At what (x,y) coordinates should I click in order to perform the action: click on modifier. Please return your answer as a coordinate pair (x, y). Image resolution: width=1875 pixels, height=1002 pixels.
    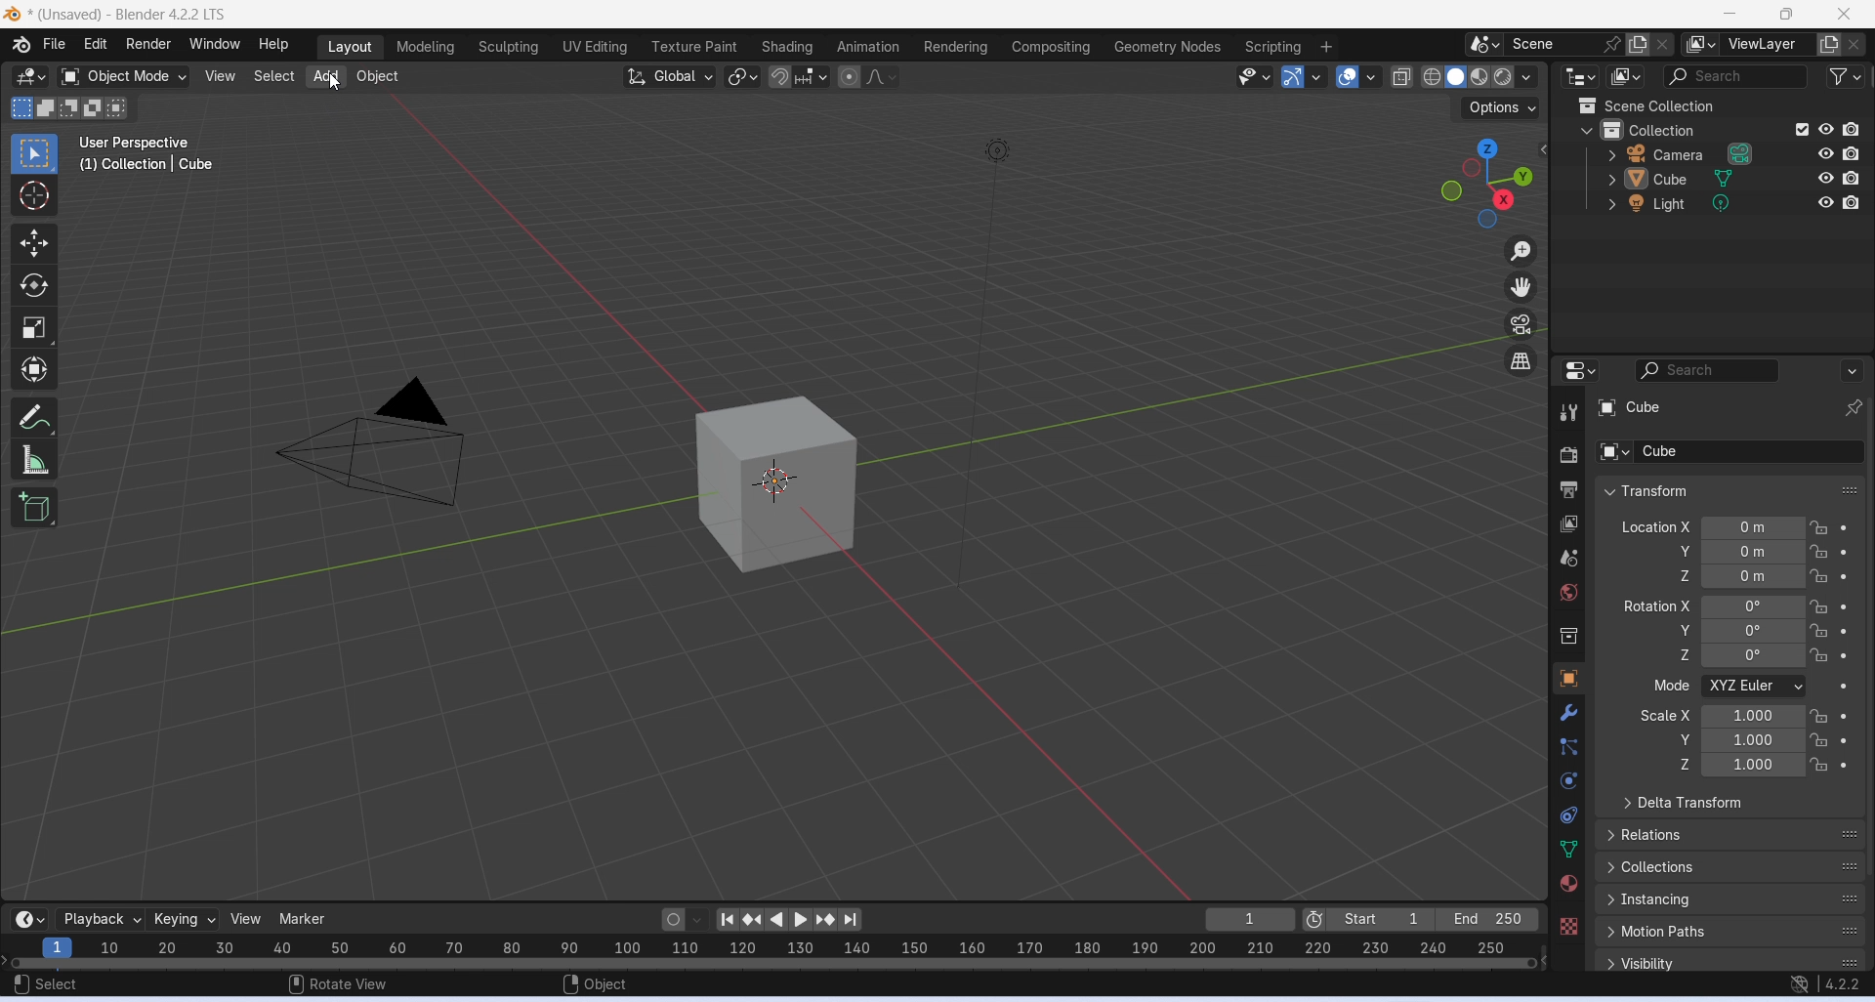
    Looking at the image, I should click on (1568, 712).